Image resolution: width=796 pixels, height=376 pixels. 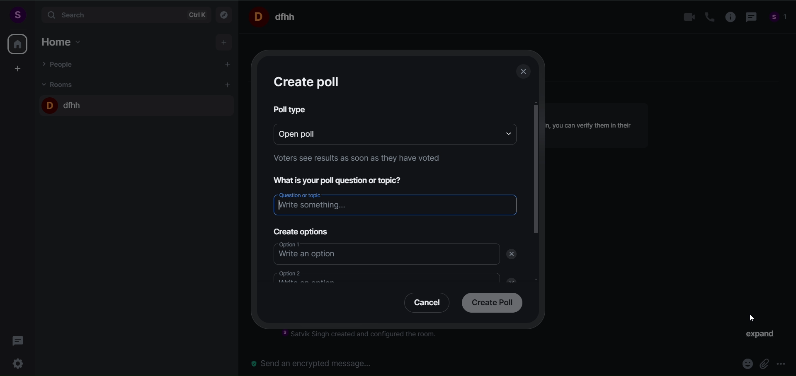 I want to click on room name, so click(x=275, y=16).